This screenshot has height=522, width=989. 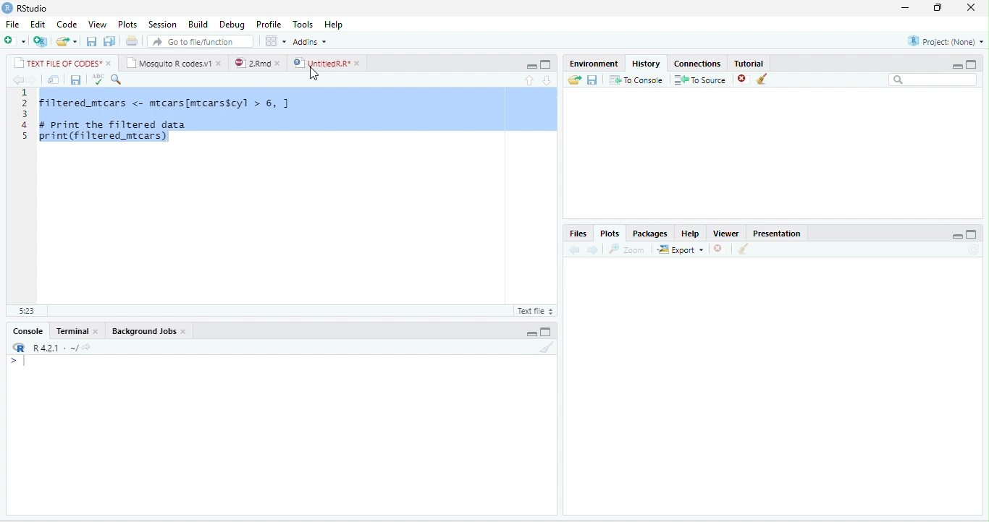 What do you see at coordinates (22, 361) in the screenshot?
I see `>` at bounding box center [22, 361].